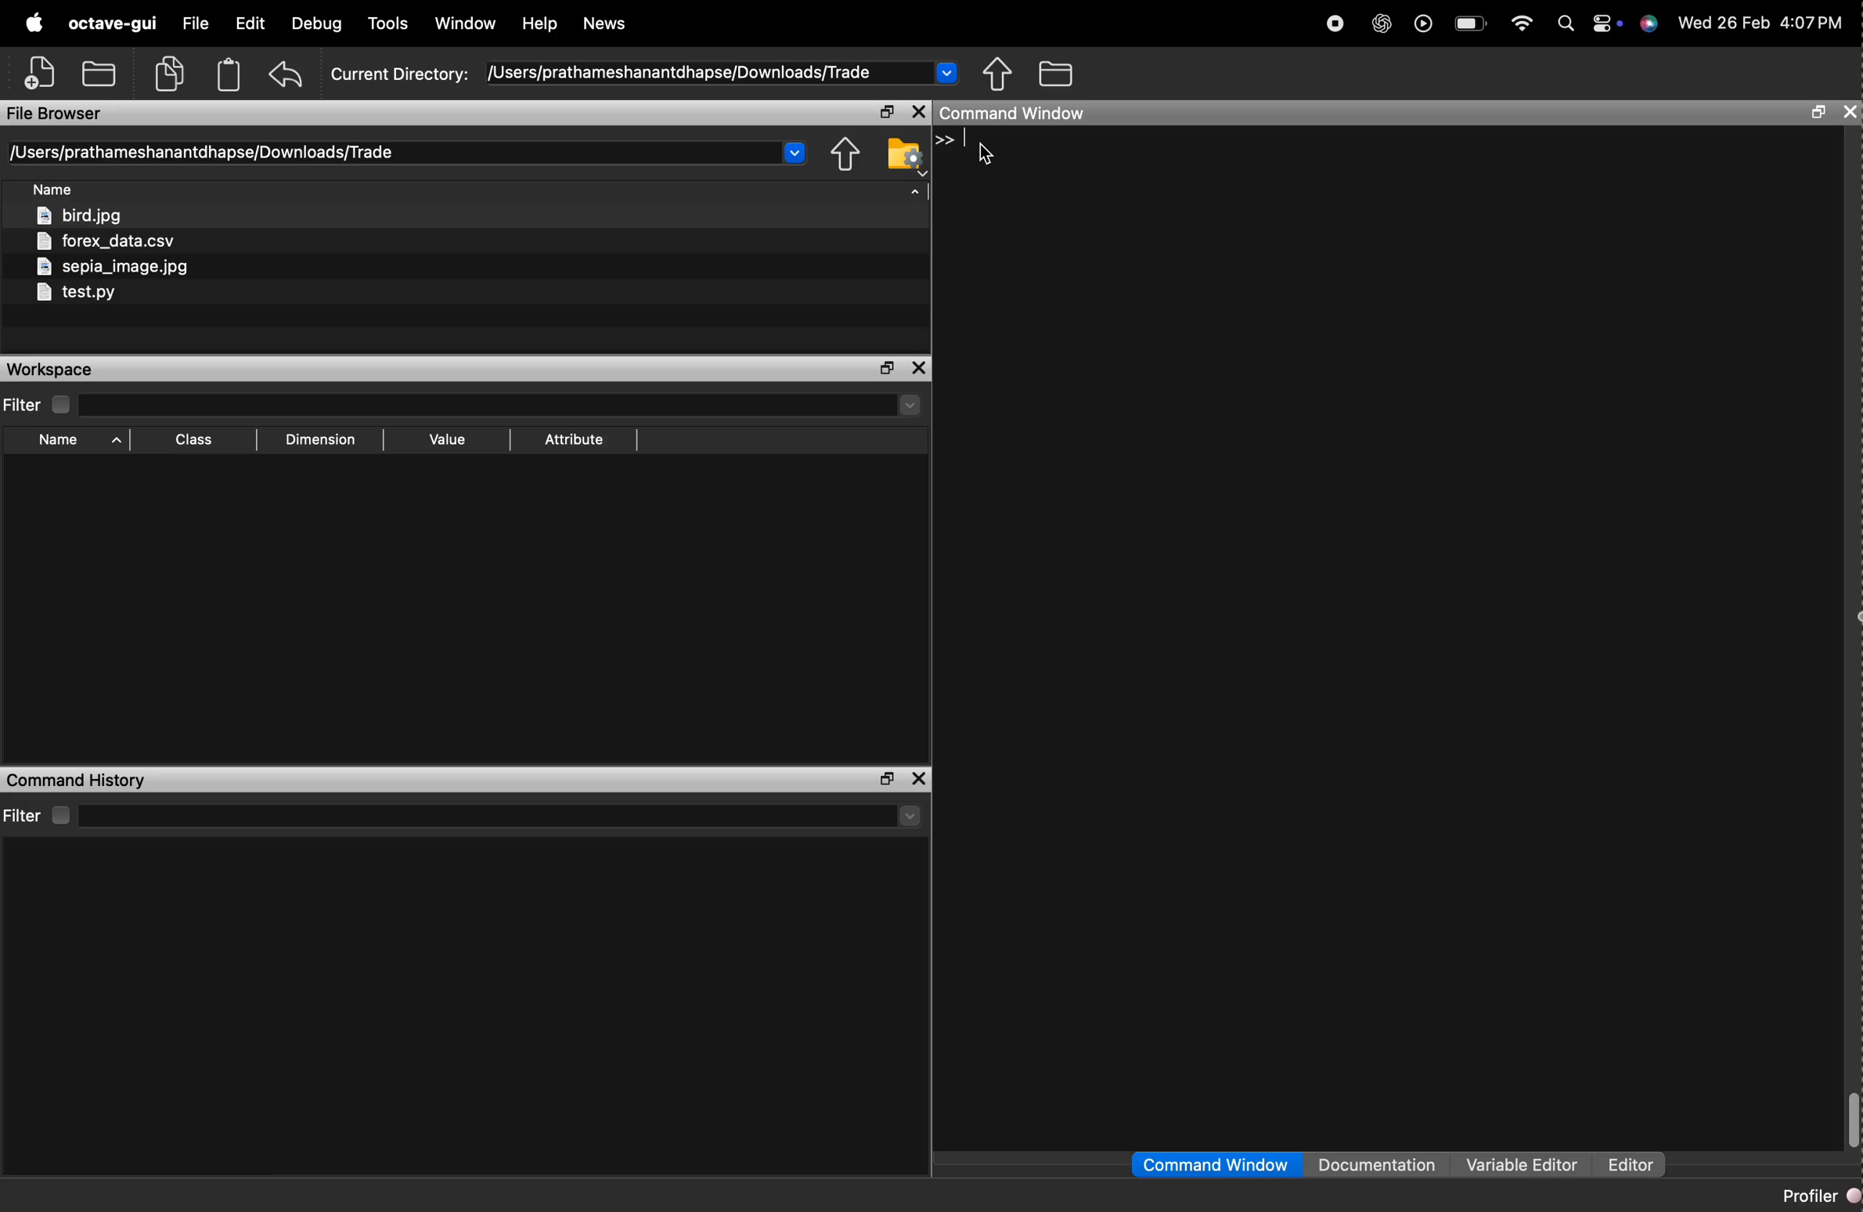 The width and height of the screenshot is (1863, 1212). I want to click on close, so click(1850, 111).